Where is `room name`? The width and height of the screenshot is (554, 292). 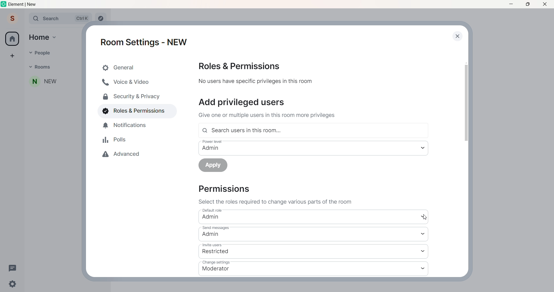
room name is located at coordinates (42, 83).